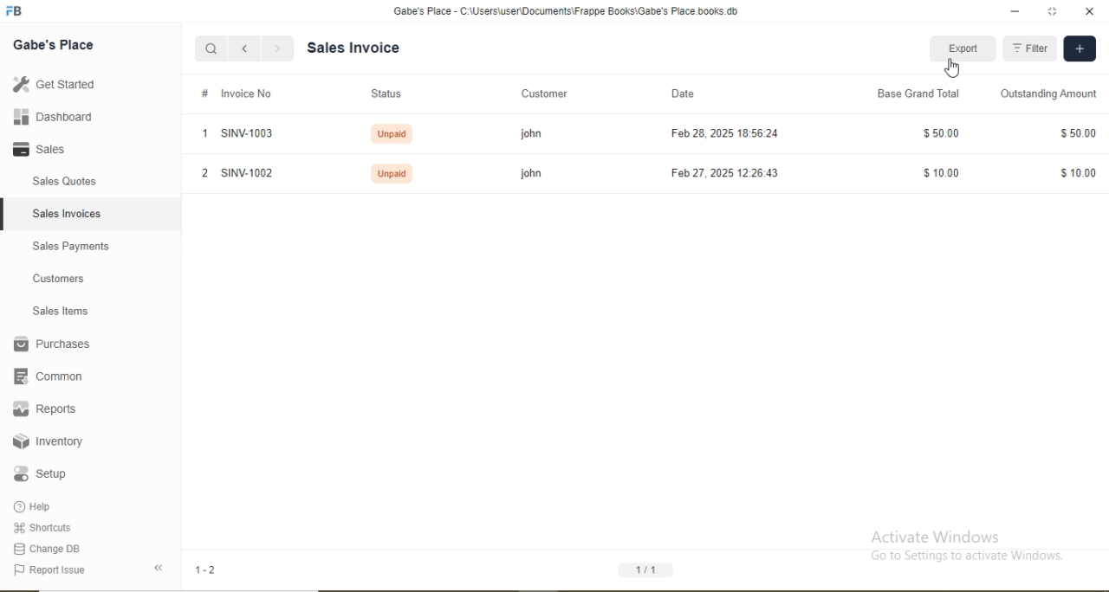 The width and height of the screenshot is (1109, 592). What do you see at coordinates (911, 93) in the screenshot?
I see `Base Grand Total` at bounding box center [911, 93].